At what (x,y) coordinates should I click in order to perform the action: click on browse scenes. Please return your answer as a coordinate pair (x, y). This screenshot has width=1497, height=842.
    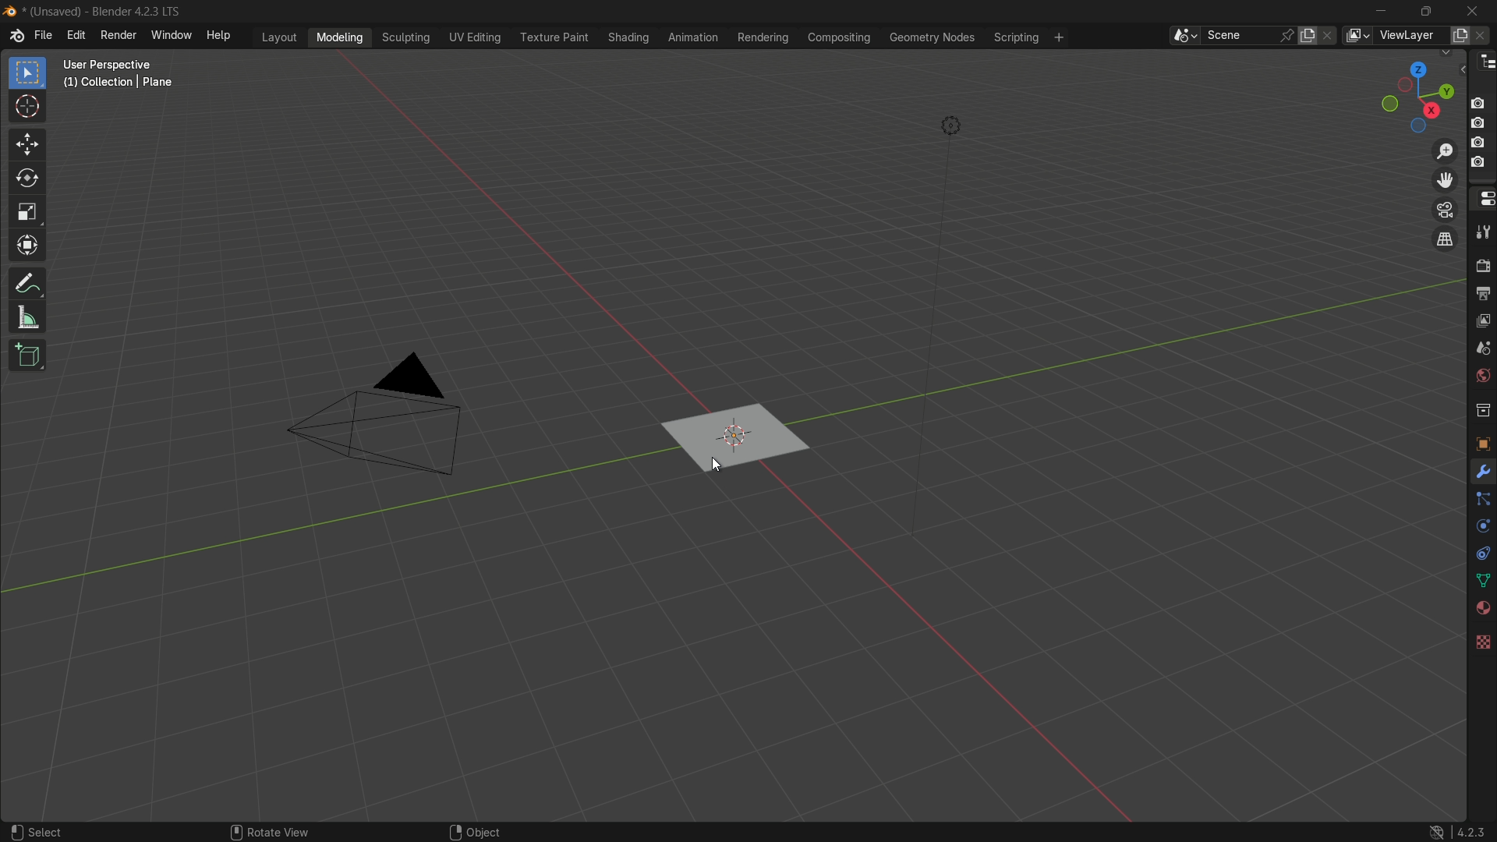
    Looking at the image, I should click on (1174, 34).